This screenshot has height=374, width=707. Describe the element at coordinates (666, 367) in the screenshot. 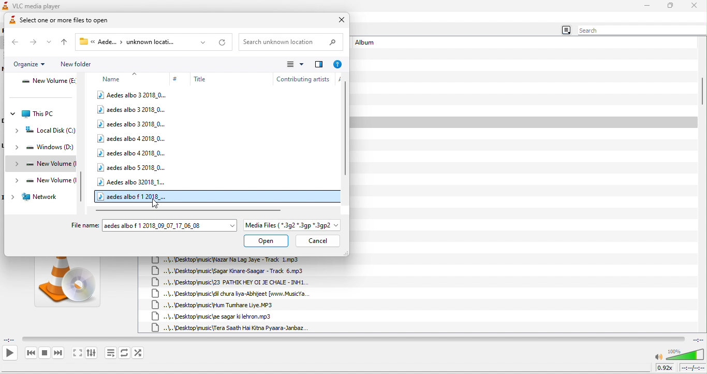

I see `0.92x` at that location.